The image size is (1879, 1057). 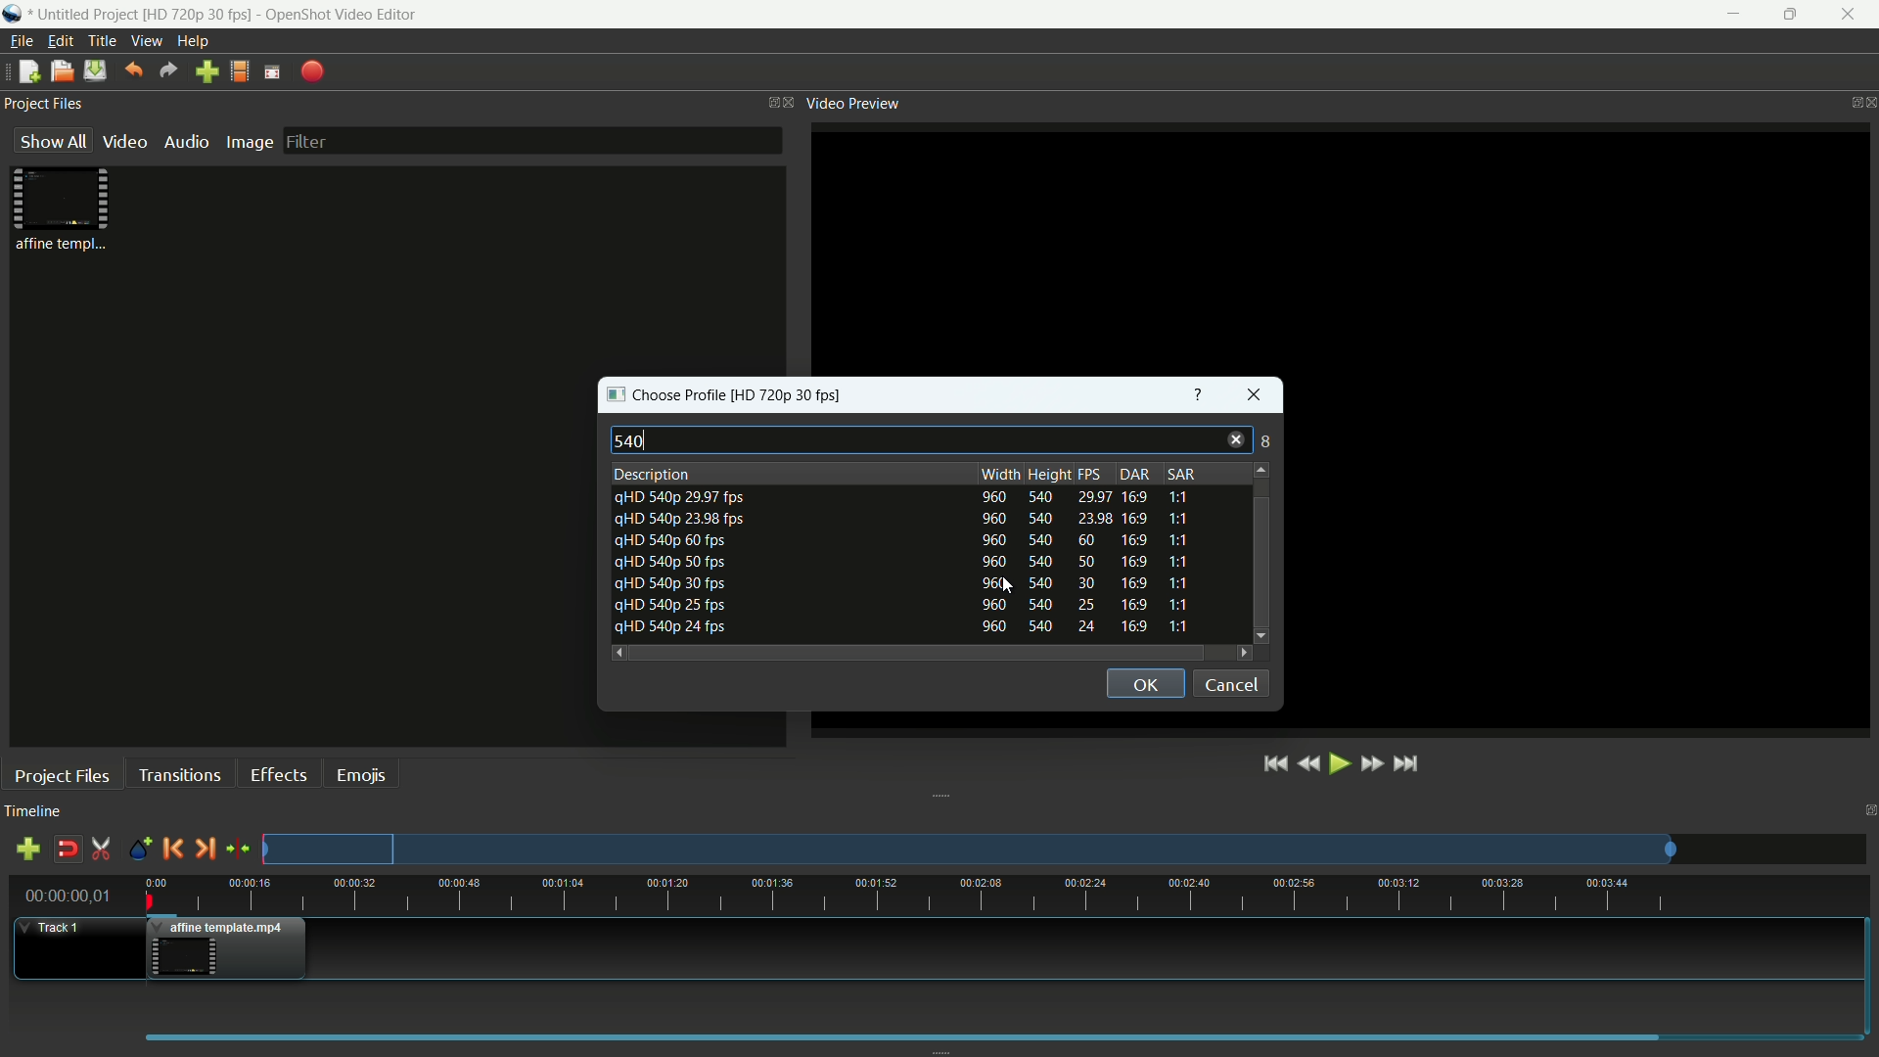 What do you see at coordinates (1337, 764) in the screenshot?
I see `play or pause` at bounding box center [1337, 764].